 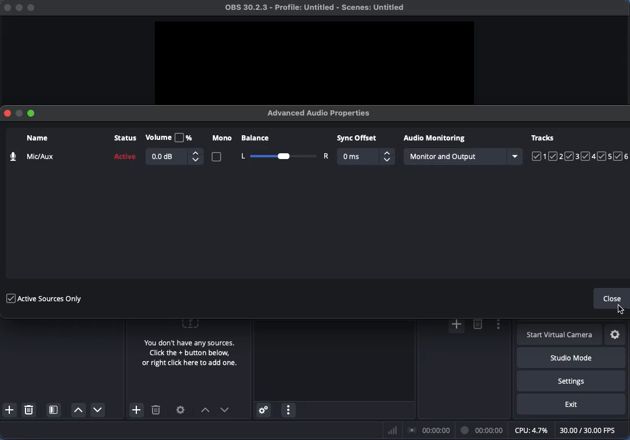 I want to click on Monitor and output, so click(x=463, y=158).